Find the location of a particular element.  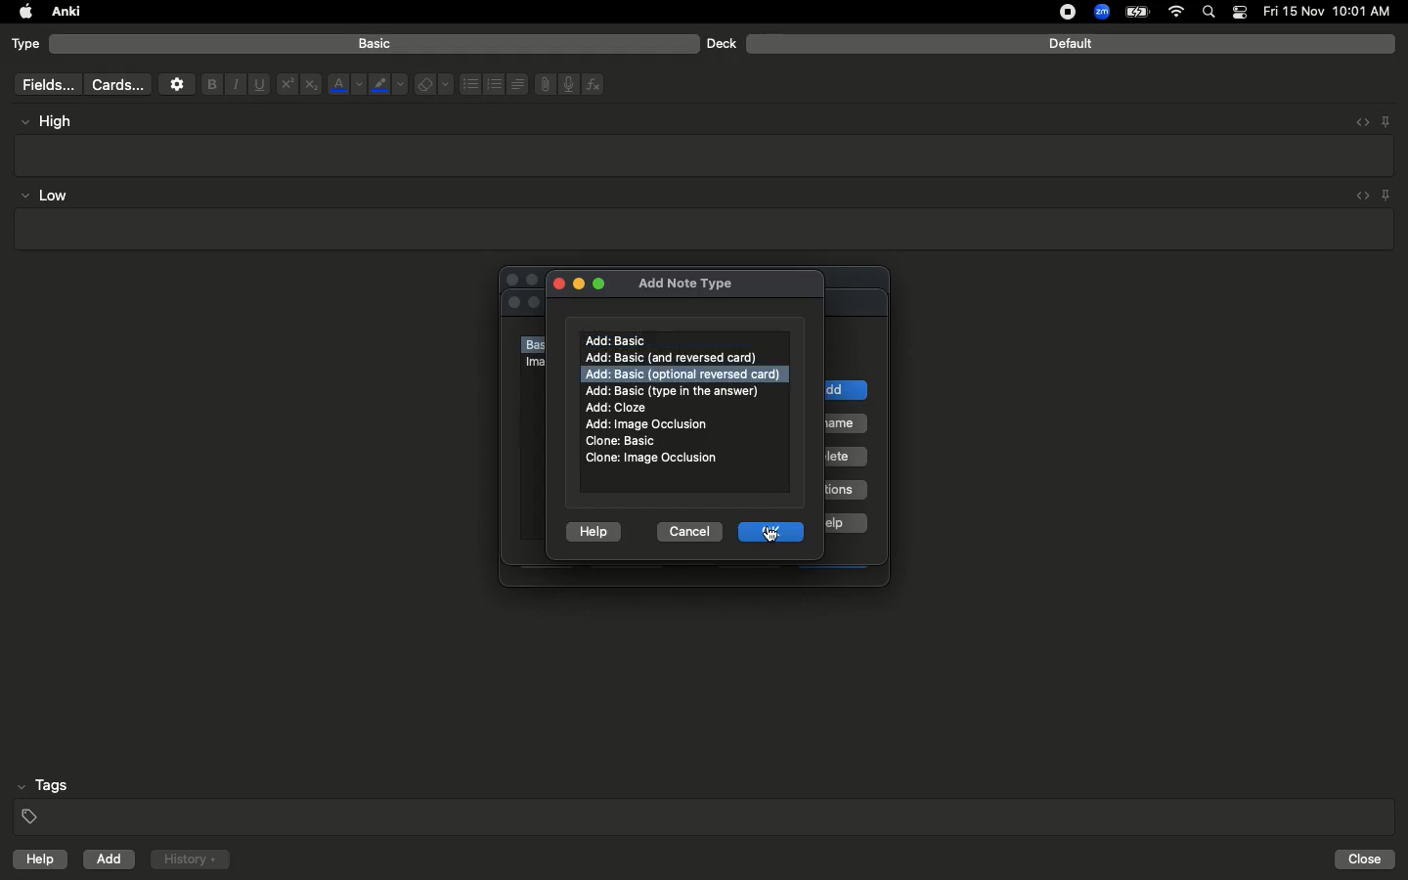

Add close is located at coordinates (619, 408).